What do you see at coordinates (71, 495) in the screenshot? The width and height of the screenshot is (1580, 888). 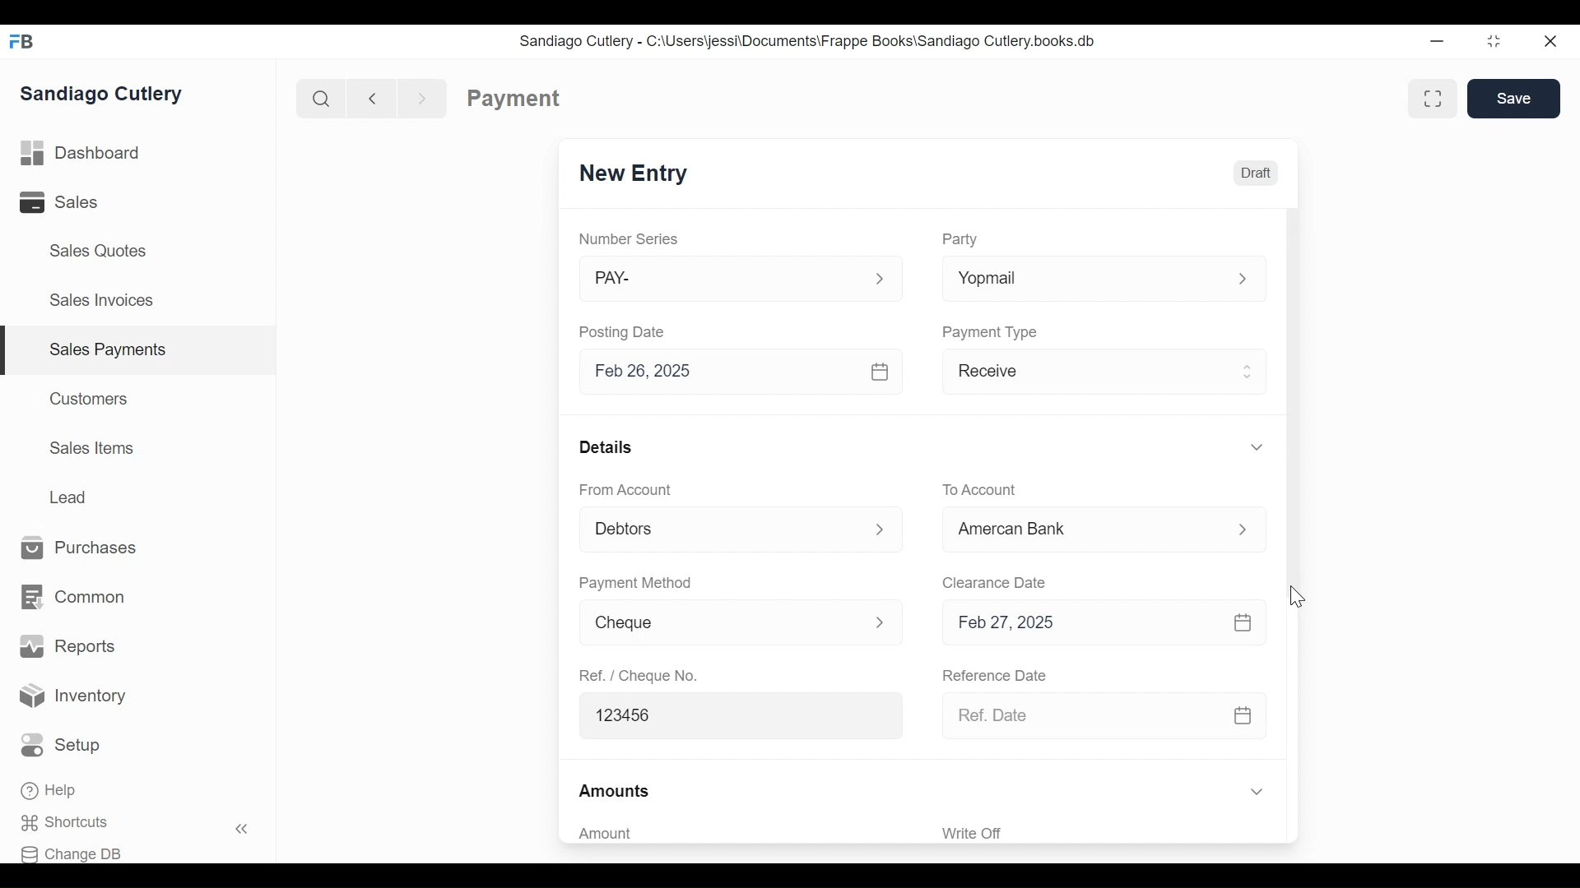 I see `Lead` at bounding box center [71, 495].